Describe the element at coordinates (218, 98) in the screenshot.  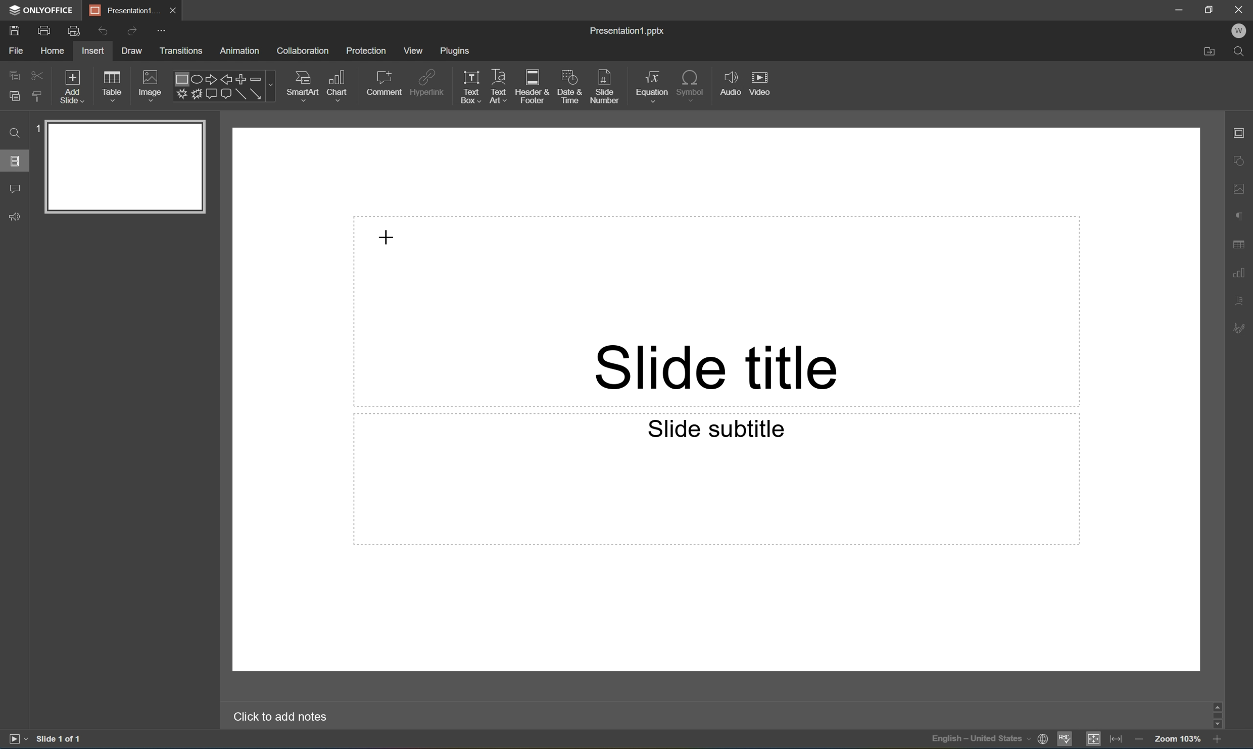
I see `Rectangle` at that location.